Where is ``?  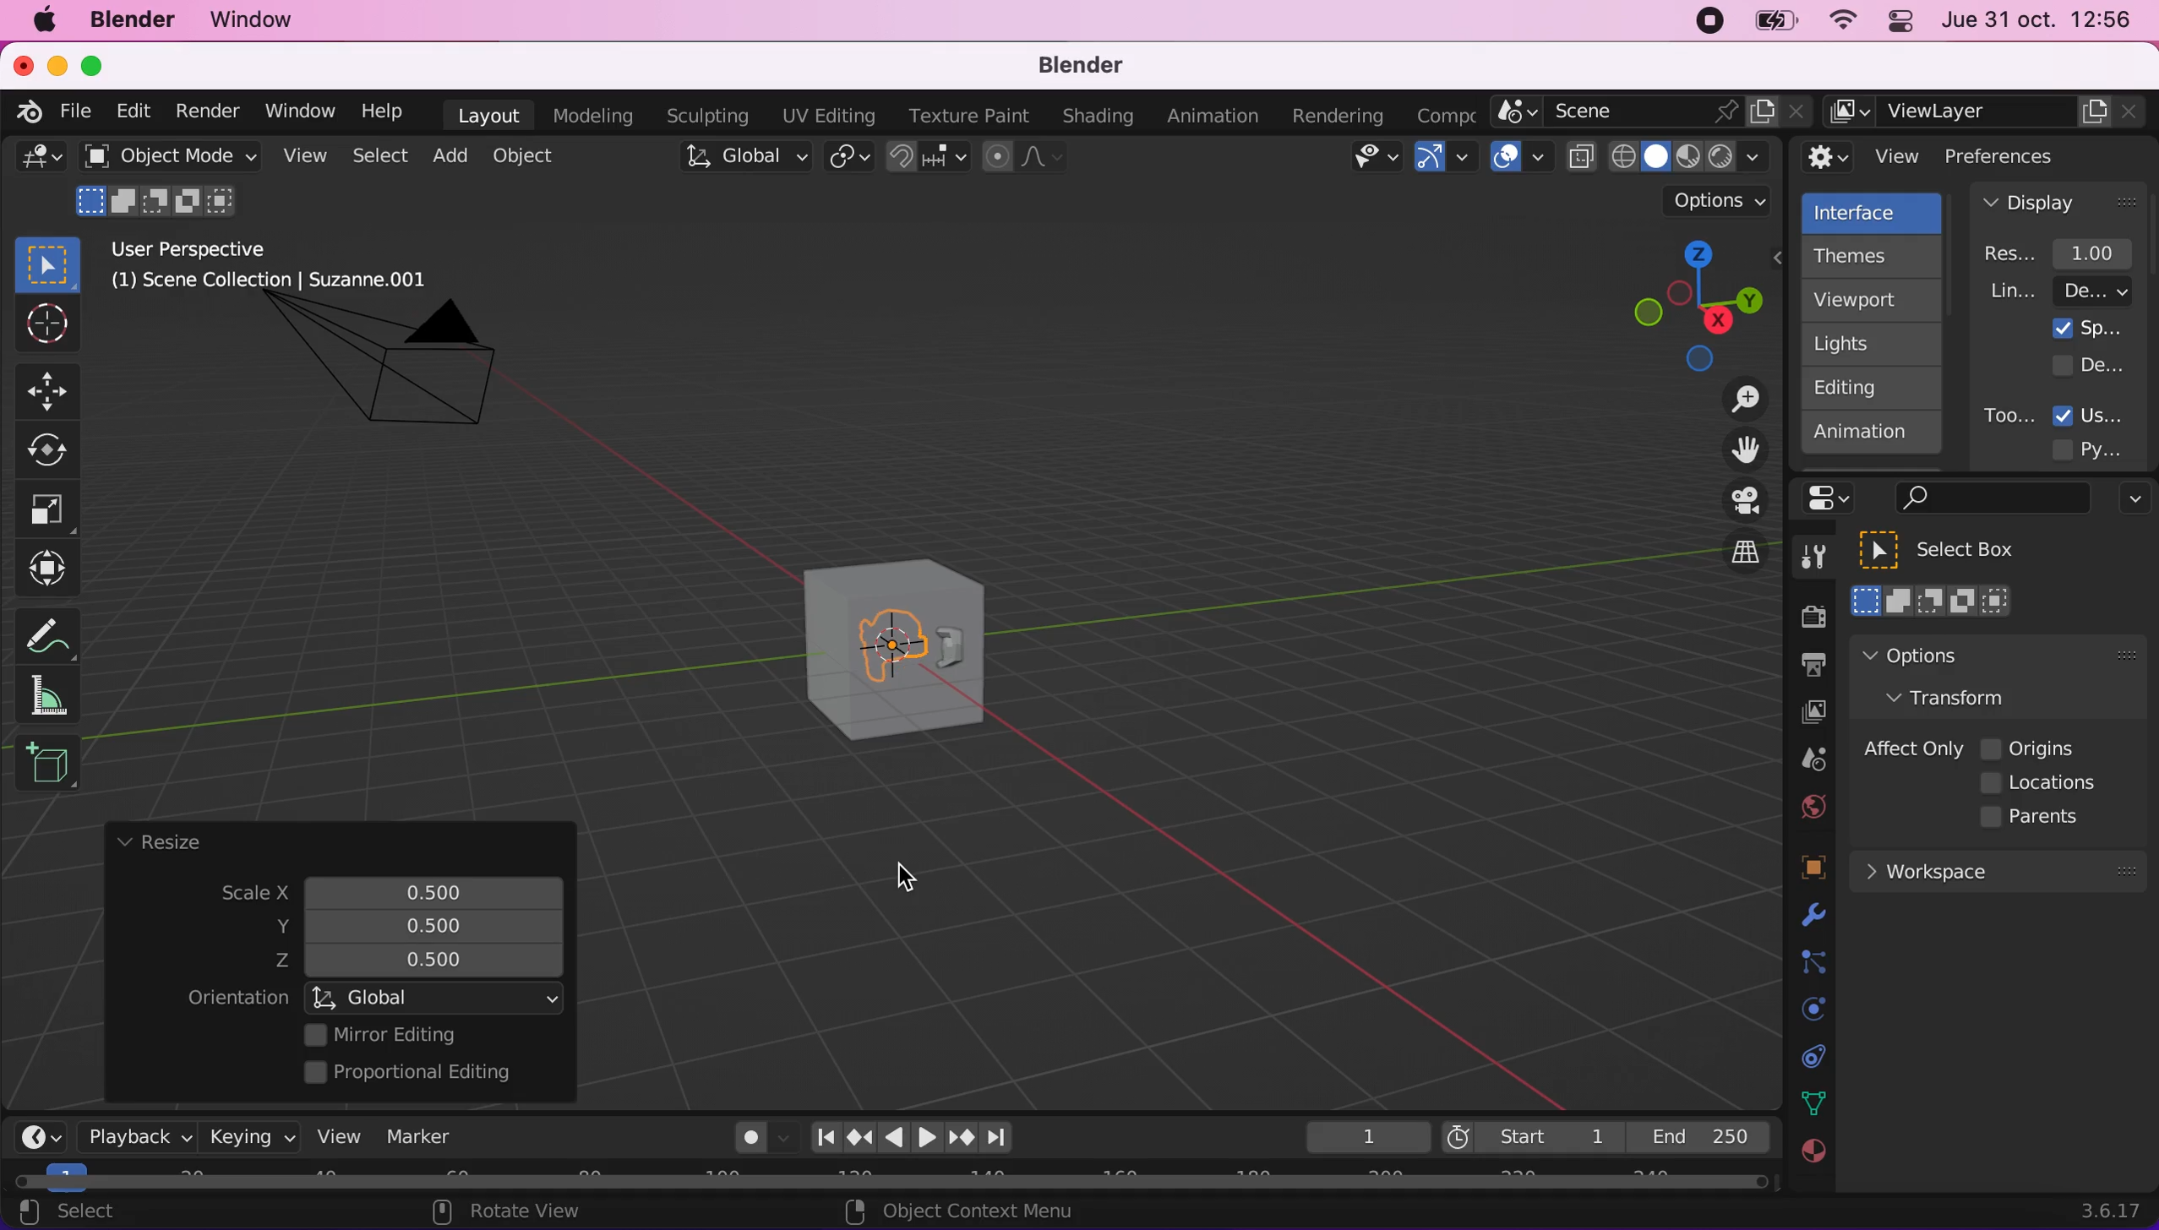  is located at coordinates (48, 510).